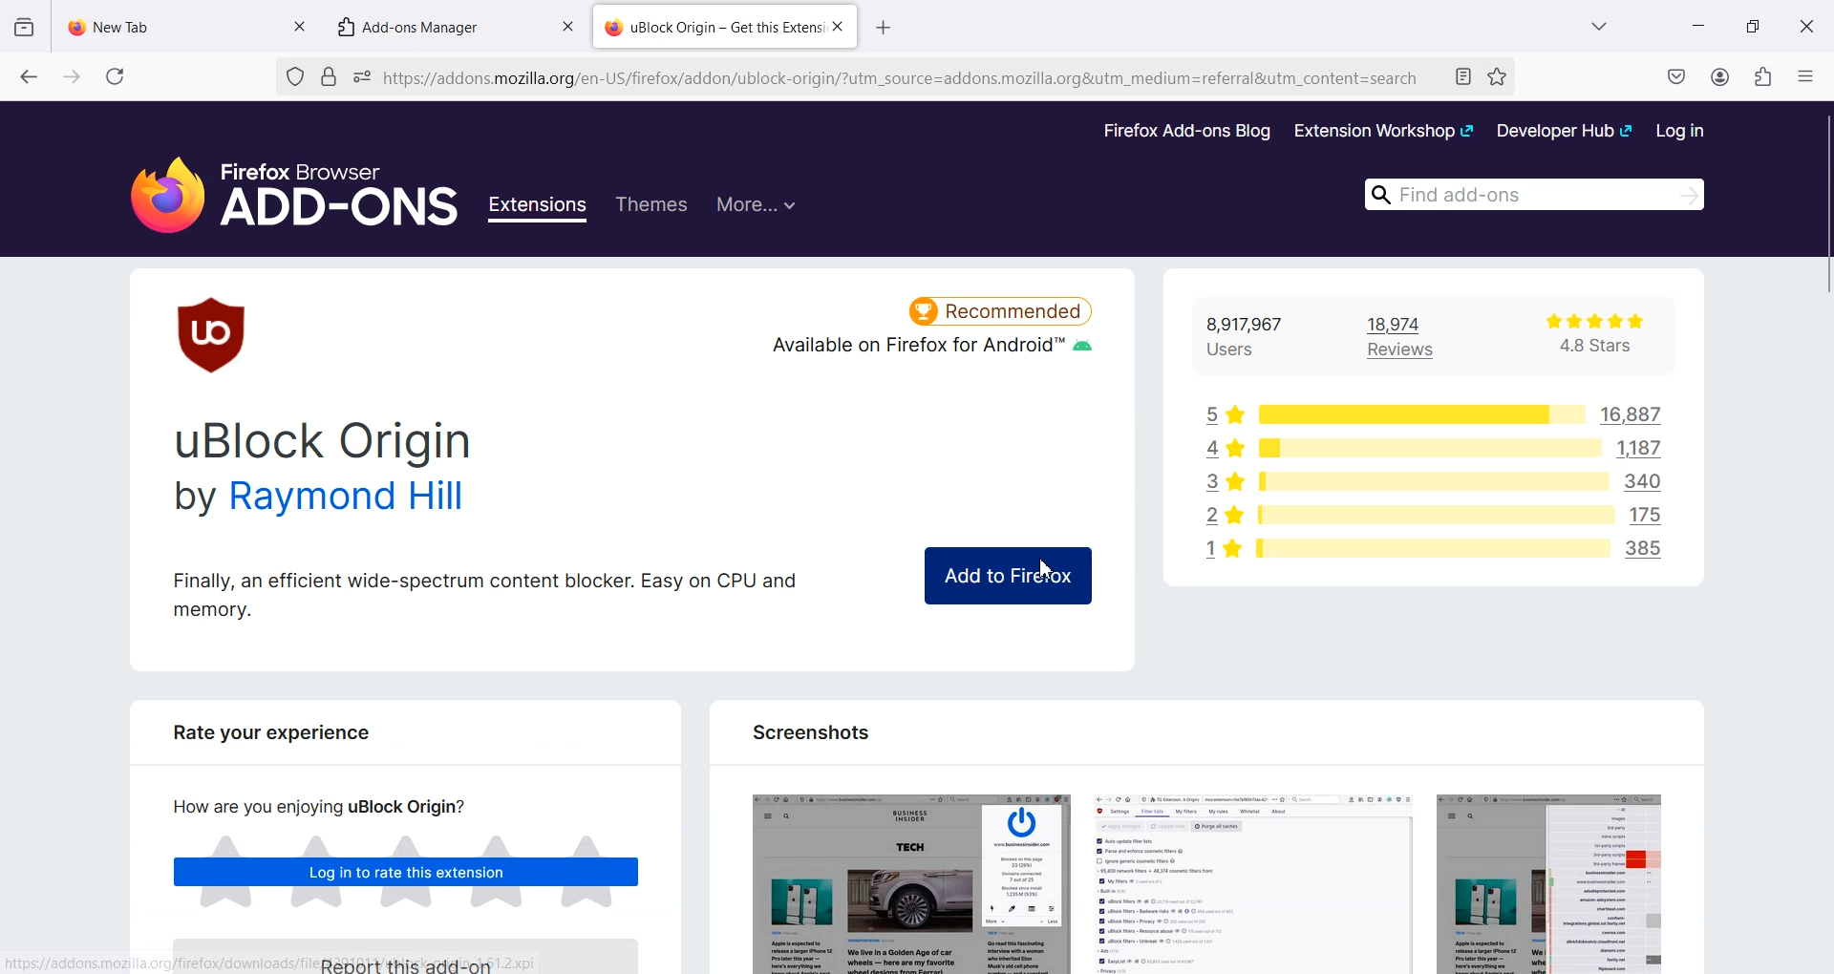 The height and width of the screenshot is (974, 1834). Describe the element at coordinates (838, 28) in the screenshot. I see `Close Tab` at that location.